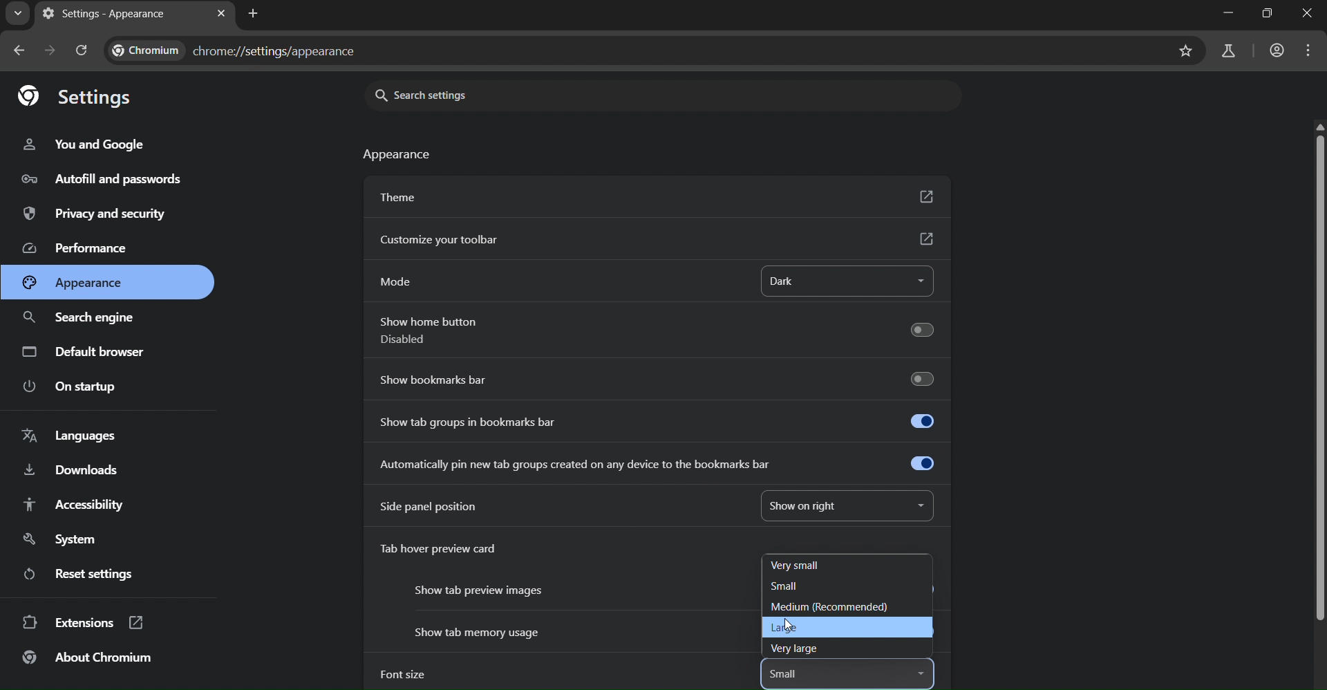  Describe the element at coordinates (791, 675) in the screenshot. I see `small` at that location.